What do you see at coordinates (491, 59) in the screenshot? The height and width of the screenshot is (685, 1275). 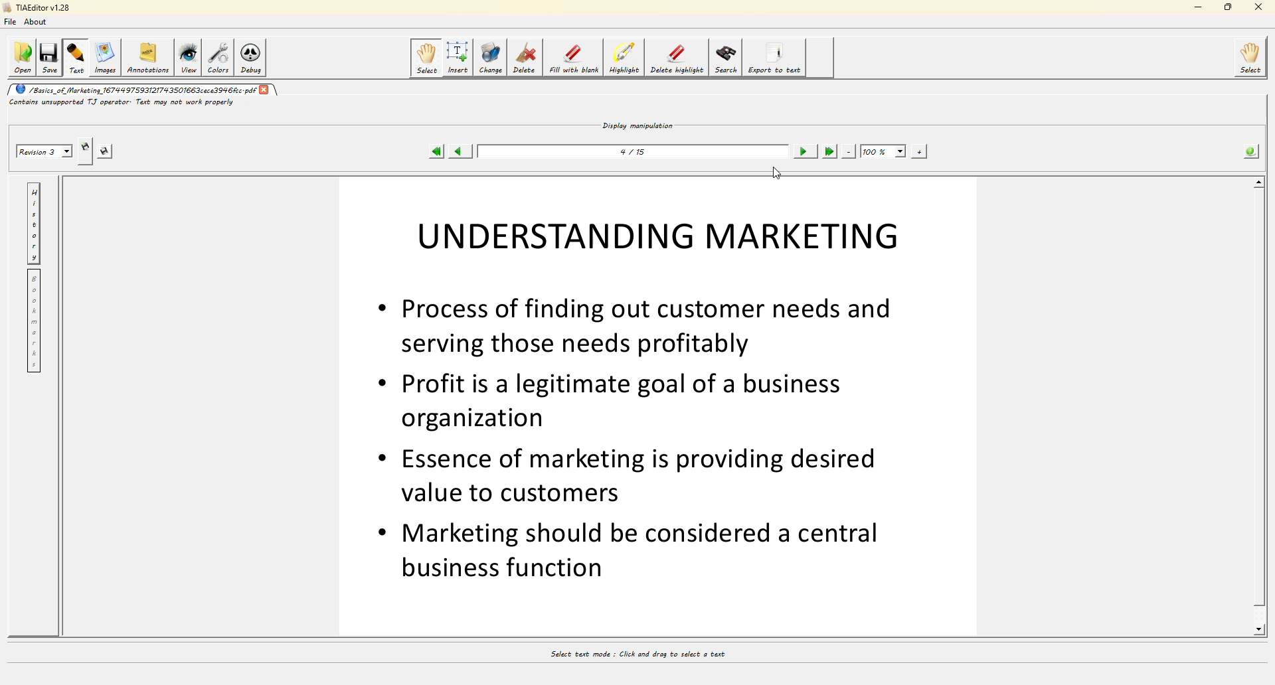 I see `change` at bounding box center [491, 59].